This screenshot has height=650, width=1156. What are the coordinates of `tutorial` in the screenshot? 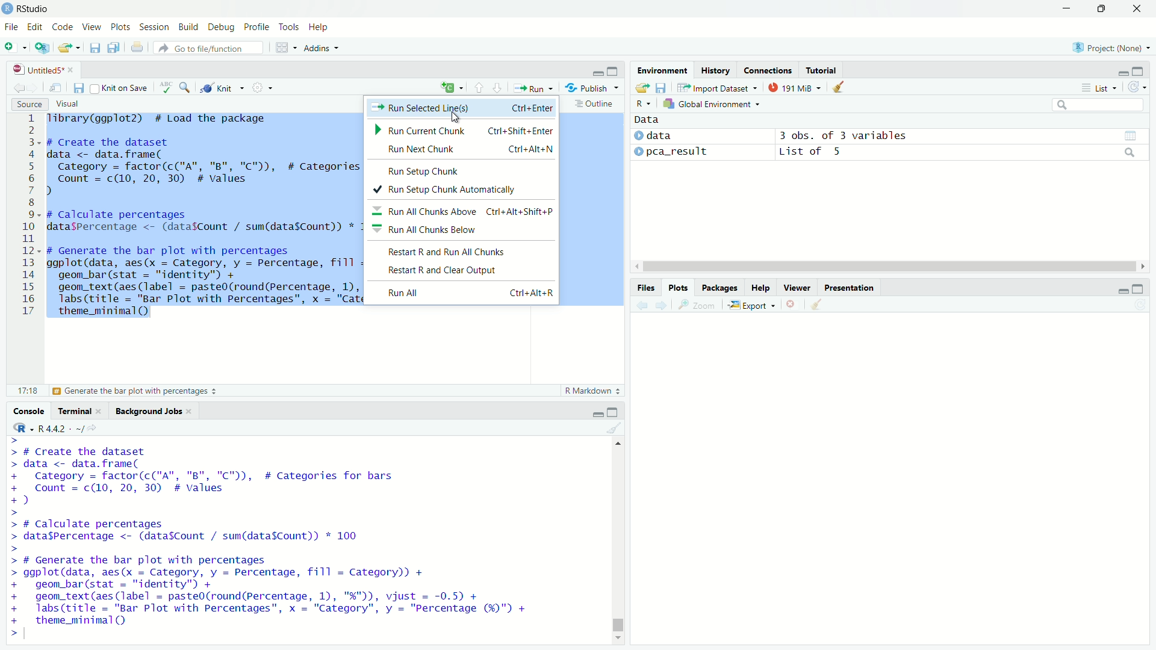 It's located at (822, 70).